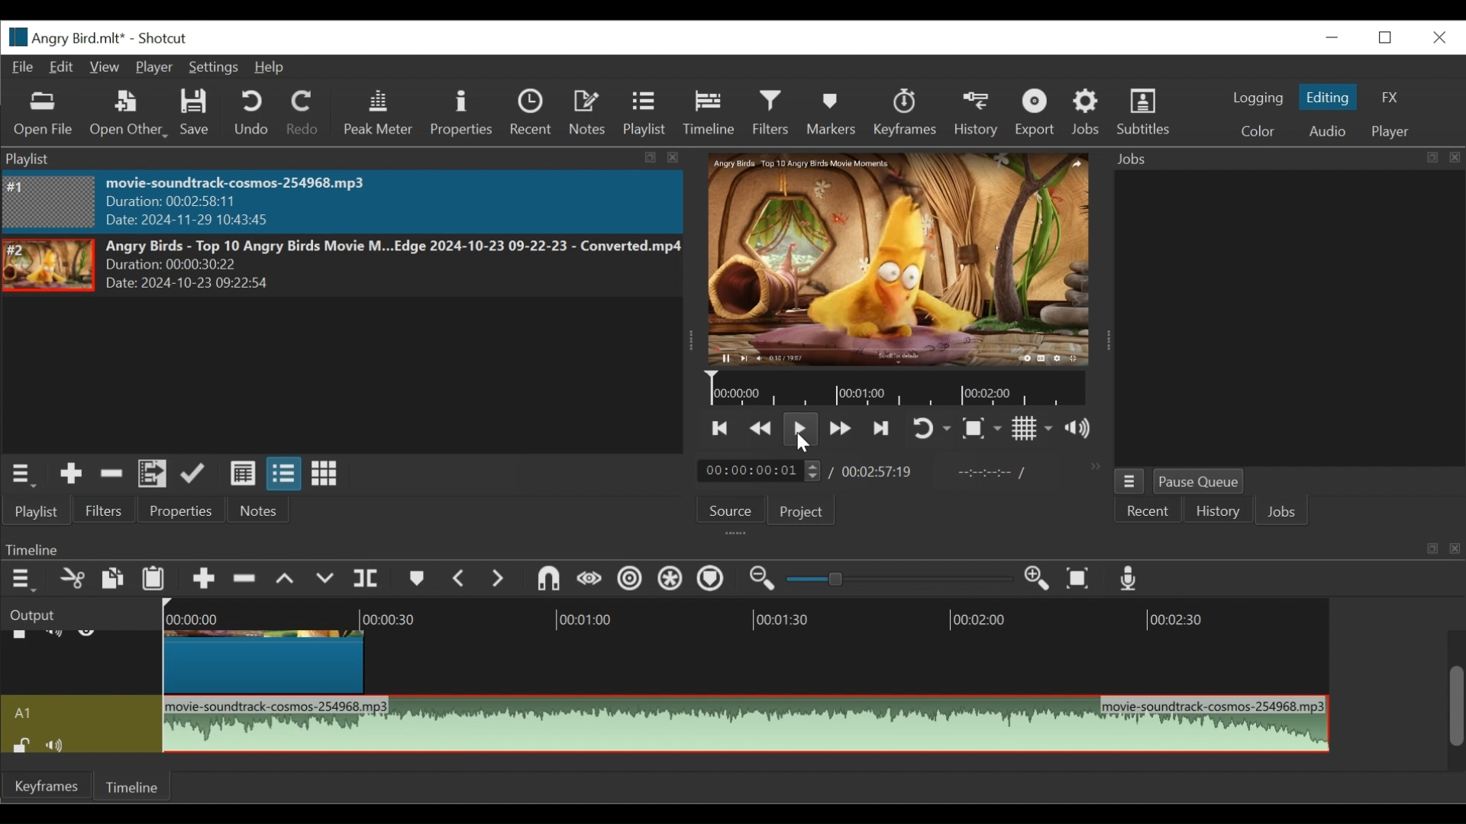 This screenshot has height=824, width=1466. Describe the element at coordinates (773, 114) in the screenshot. I see `Filters` at that location.